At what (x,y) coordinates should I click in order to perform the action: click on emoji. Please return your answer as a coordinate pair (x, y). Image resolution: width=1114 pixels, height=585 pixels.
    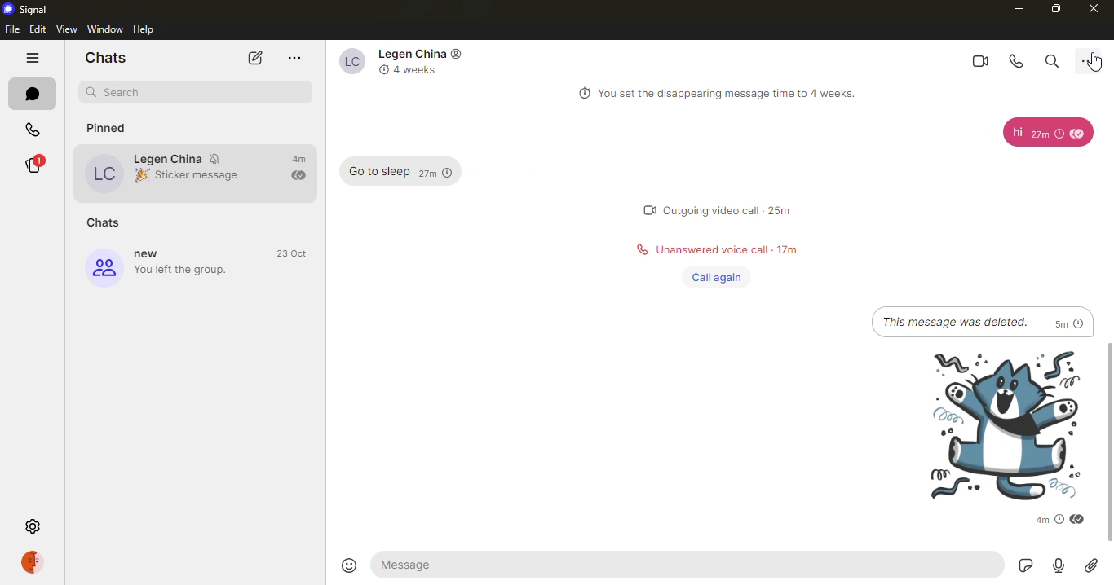
    Looking at the image, I should click on (140, 176).